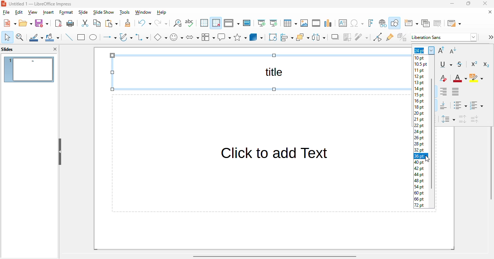 This screenshot has height=259, width=494. I want to click on settings, so click(490, 37).